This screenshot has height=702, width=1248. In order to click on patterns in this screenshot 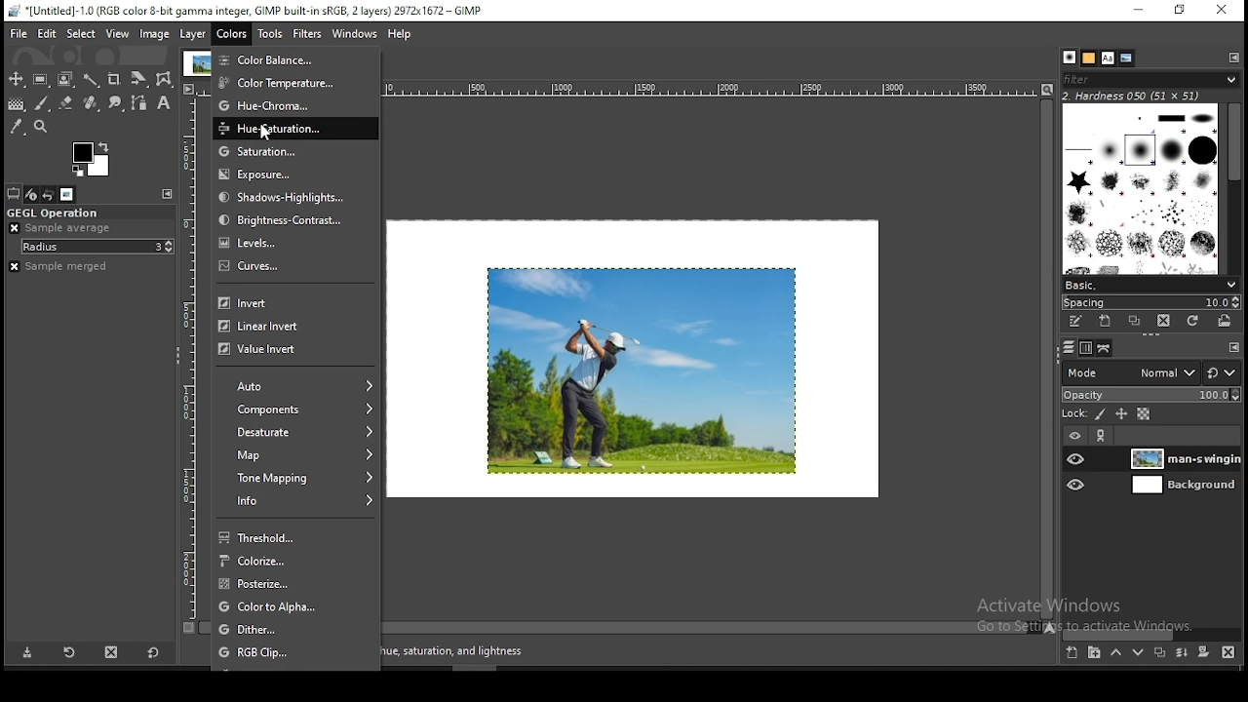, I will do `click(1089, 59)`.